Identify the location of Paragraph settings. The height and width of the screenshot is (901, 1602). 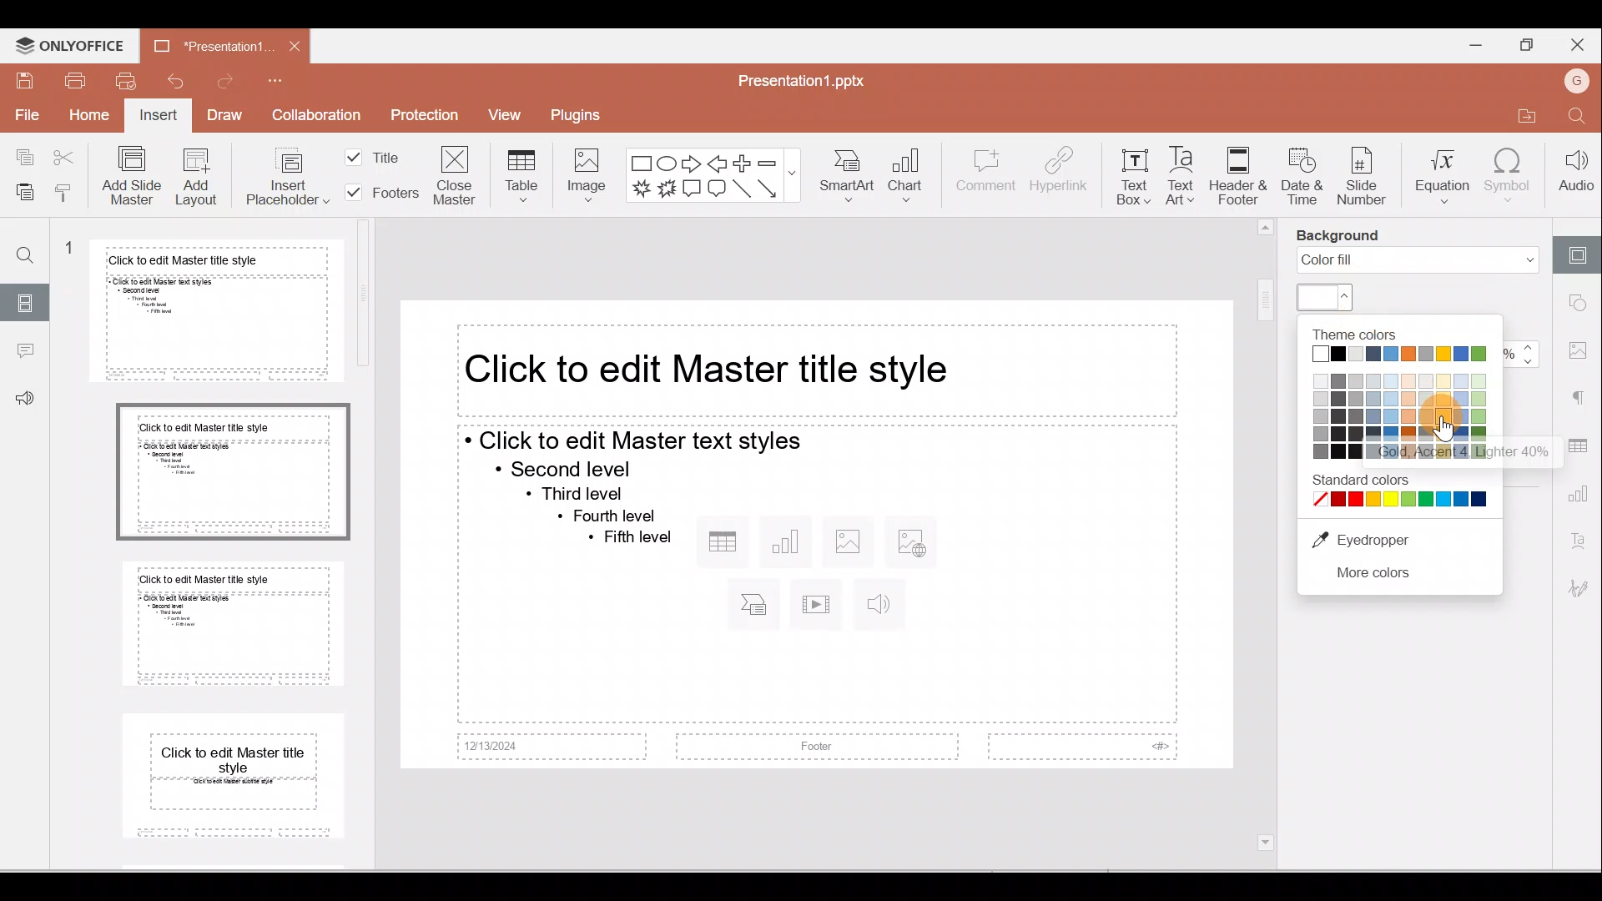
(1581, 395).